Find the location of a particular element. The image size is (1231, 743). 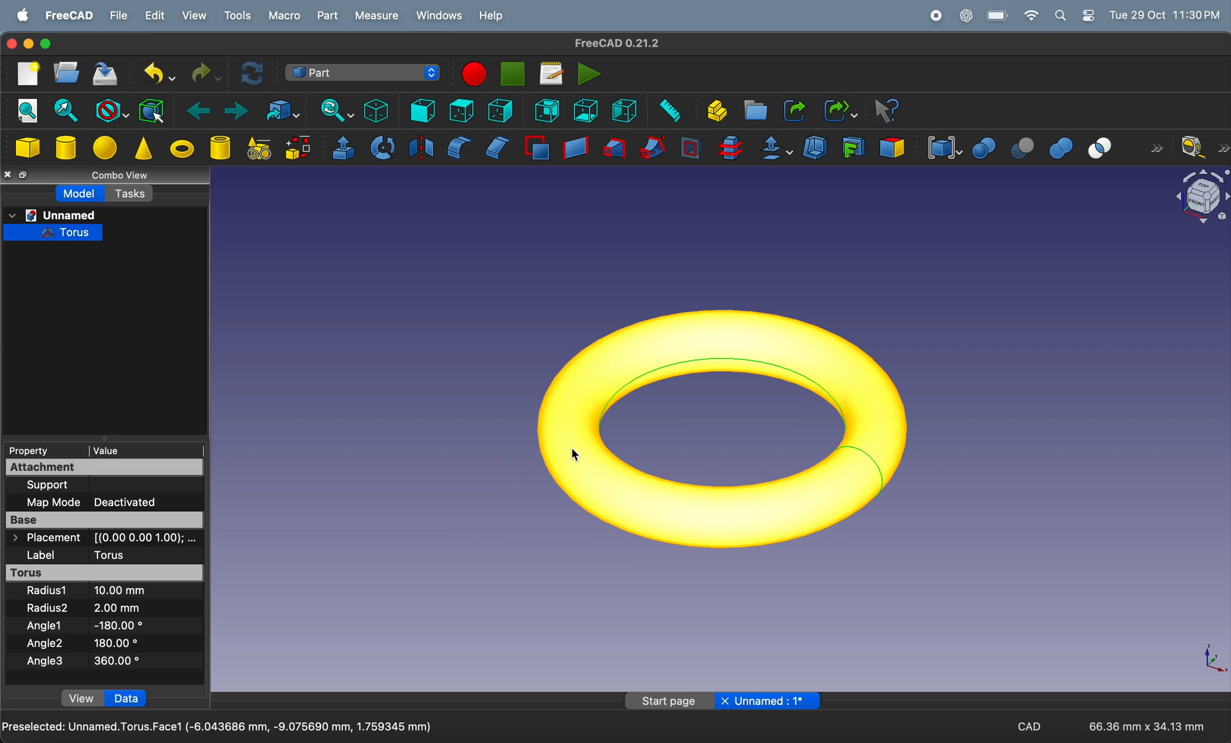

new is located at coordinates (25, 74).